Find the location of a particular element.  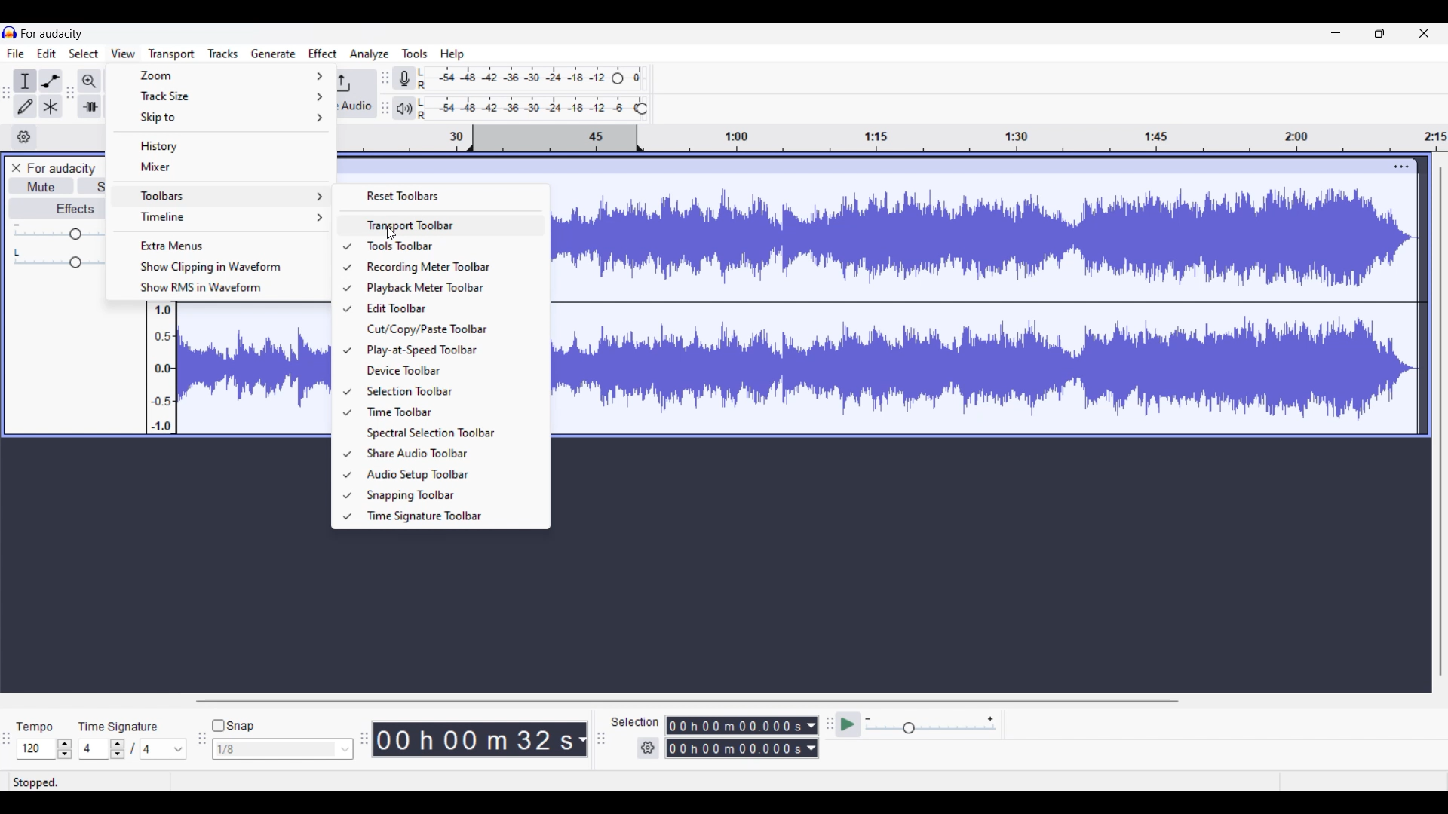

Tracks menu is located at coordinates (222, 54).